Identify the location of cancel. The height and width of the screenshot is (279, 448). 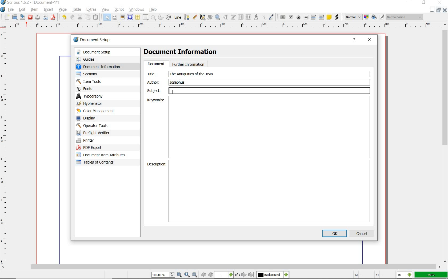
(363, 233).